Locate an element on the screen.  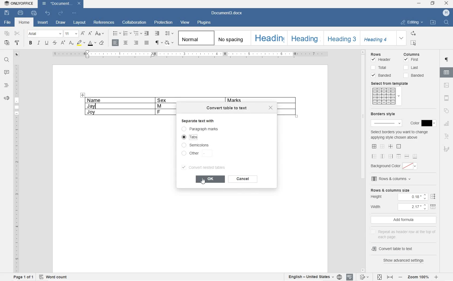
ALIGN LEFT is located at coordinates (116, 43).